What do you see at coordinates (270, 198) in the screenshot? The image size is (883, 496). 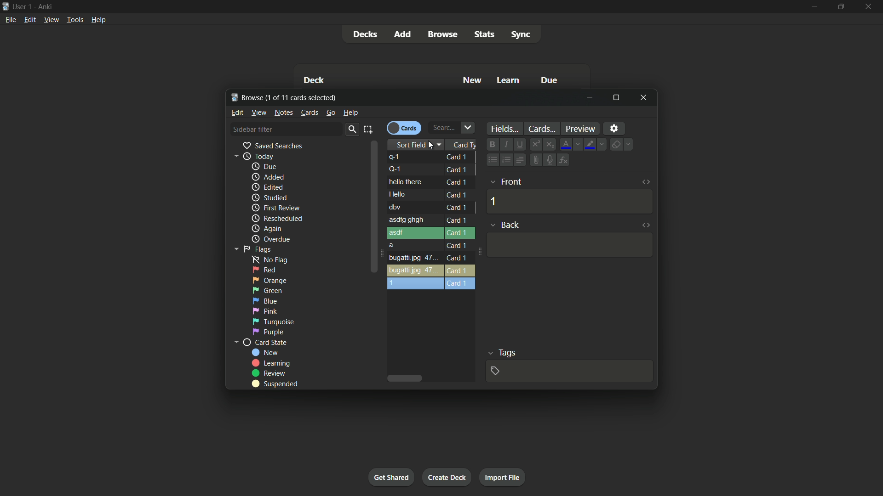 I see `studied` at bounding box center [270, 198].